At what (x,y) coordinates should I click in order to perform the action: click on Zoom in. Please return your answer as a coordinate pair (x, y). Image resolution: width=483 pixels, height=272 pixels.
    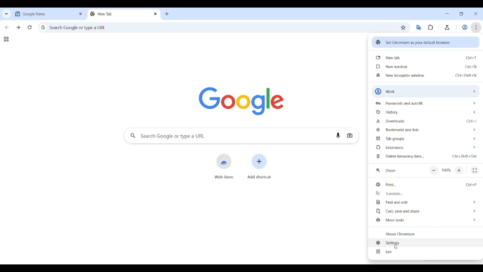
    Looking at the image, I should click on (459, 171).